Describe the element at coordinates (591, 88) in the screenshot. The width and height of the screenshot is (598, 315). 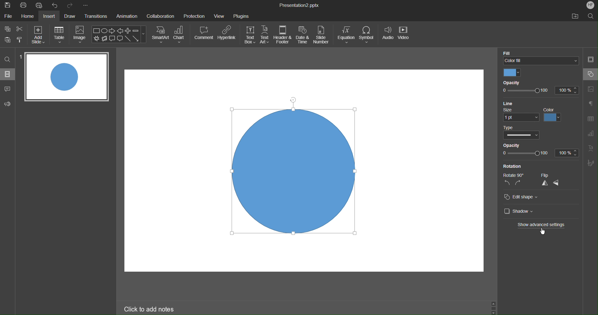
I see `Image Settings` at that location.